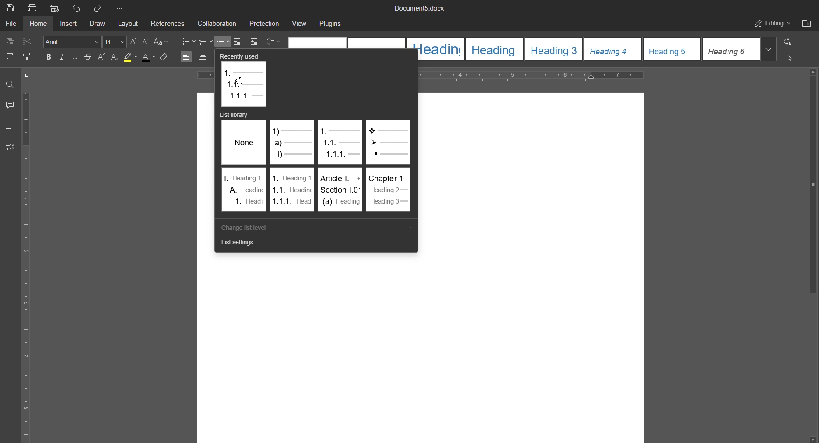  What do you see at coordinates (132, 56) in the screenshot?
I see `Highlight` at bounding box center [132, 56].